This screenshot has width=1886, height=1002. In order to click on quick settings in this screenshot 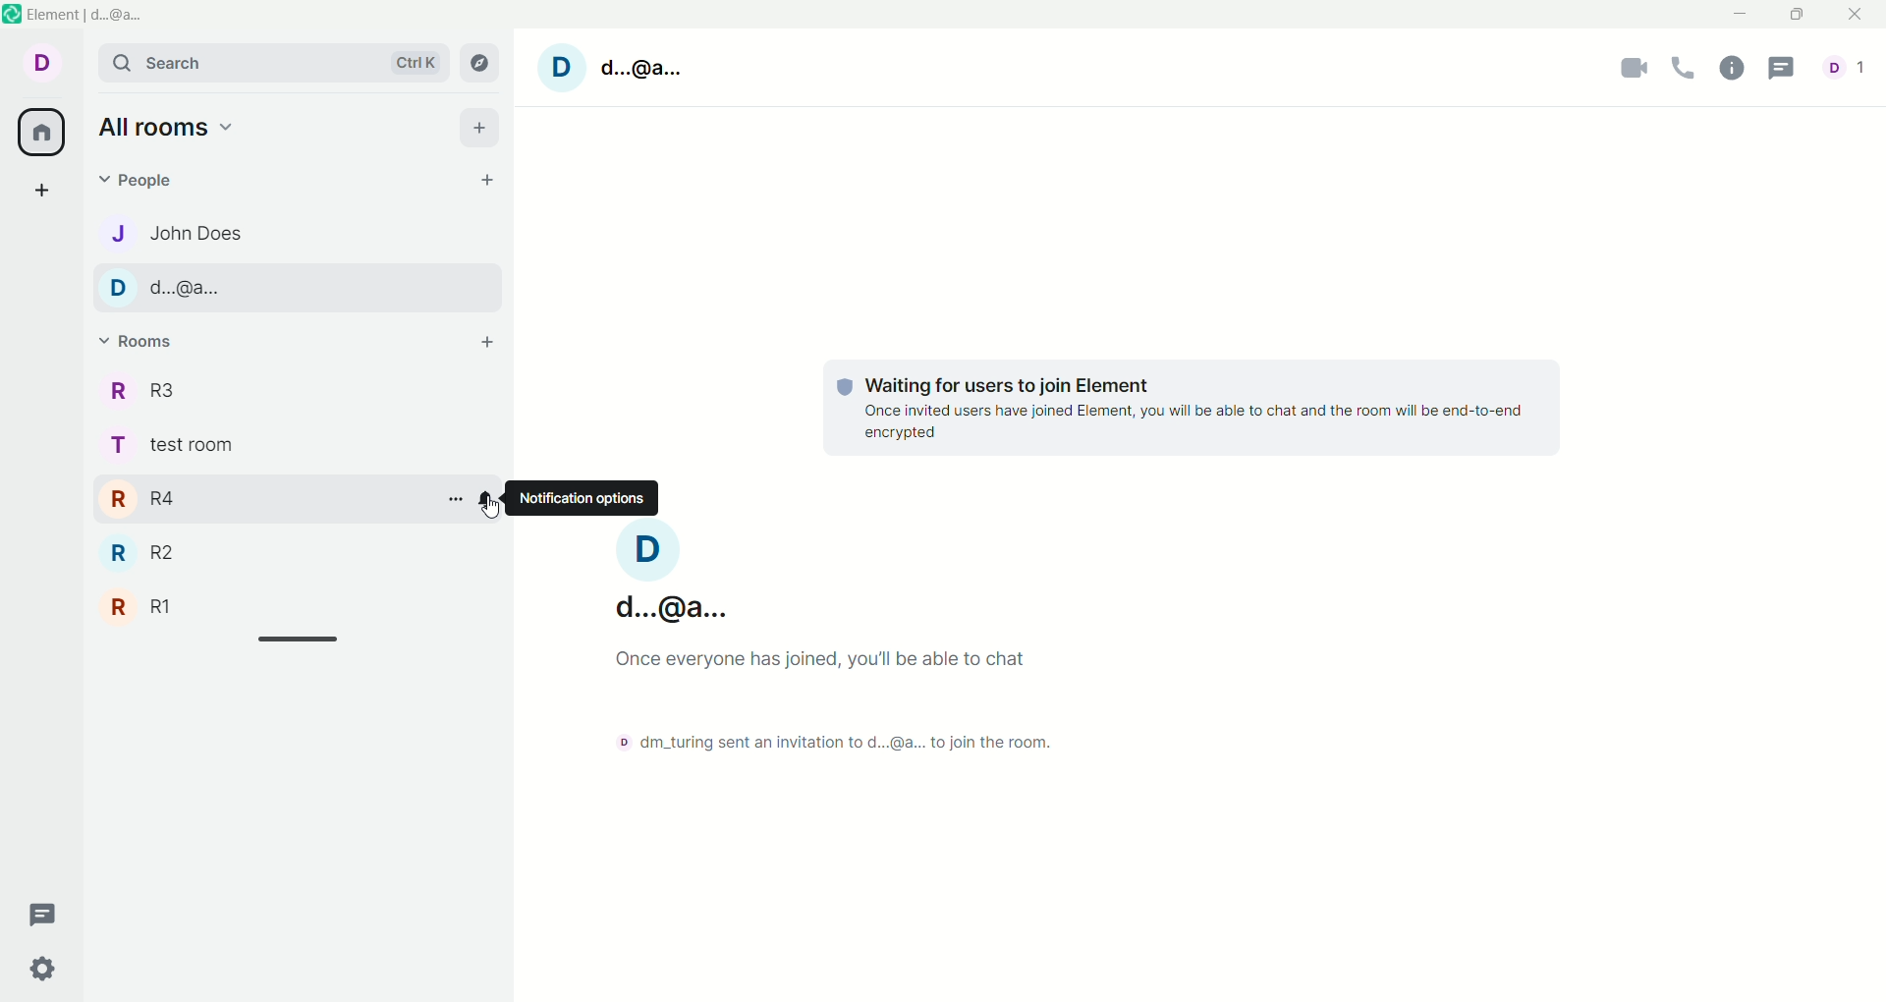, I will do `click(43, 968)`.